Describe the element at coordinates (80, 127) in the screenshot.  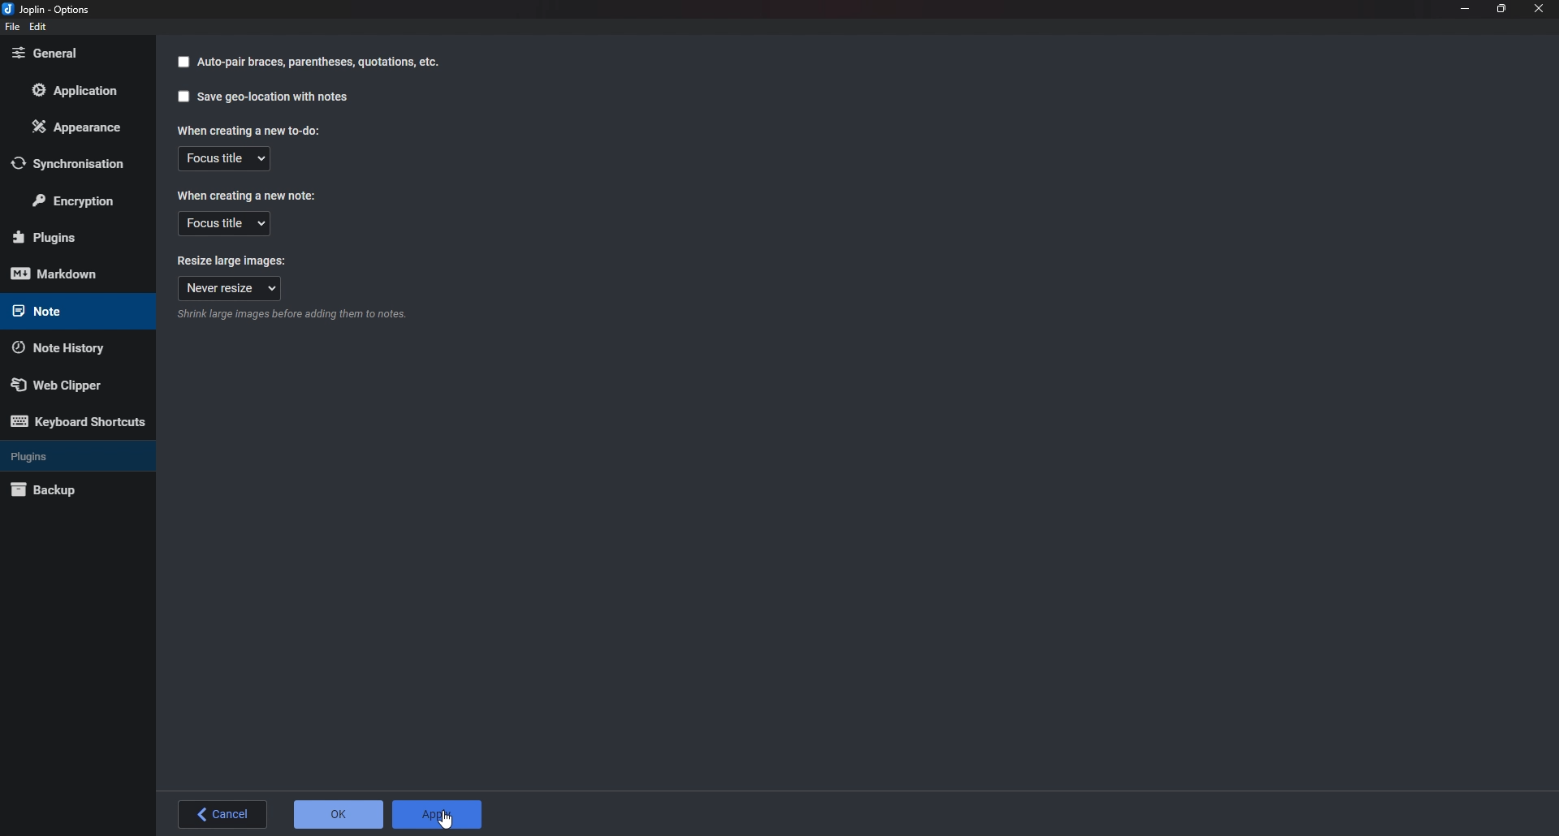
I see `Appearance` at that location.